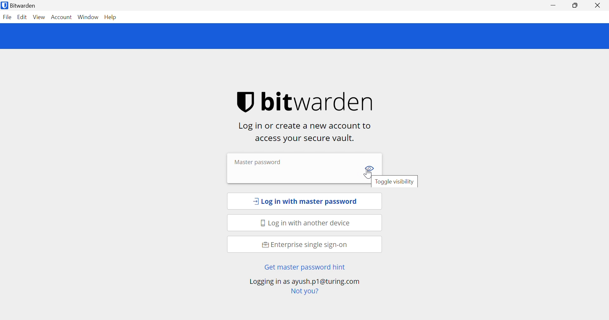  Describe the element at coordinates (61, 17) in the screenshot. I see `Account` at that location.